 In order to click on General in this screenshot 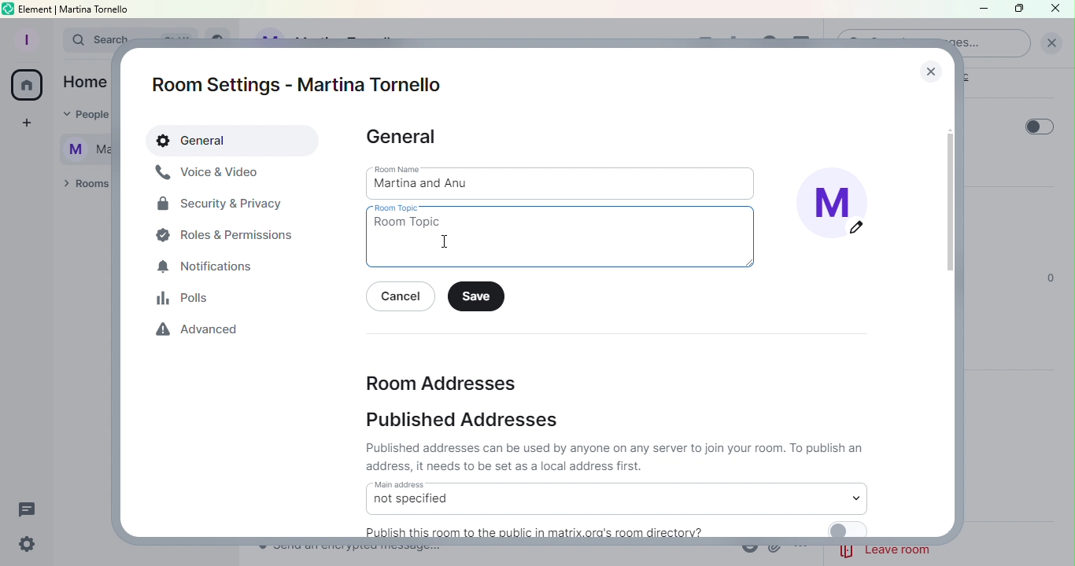, I will do `click(235, 141)`.